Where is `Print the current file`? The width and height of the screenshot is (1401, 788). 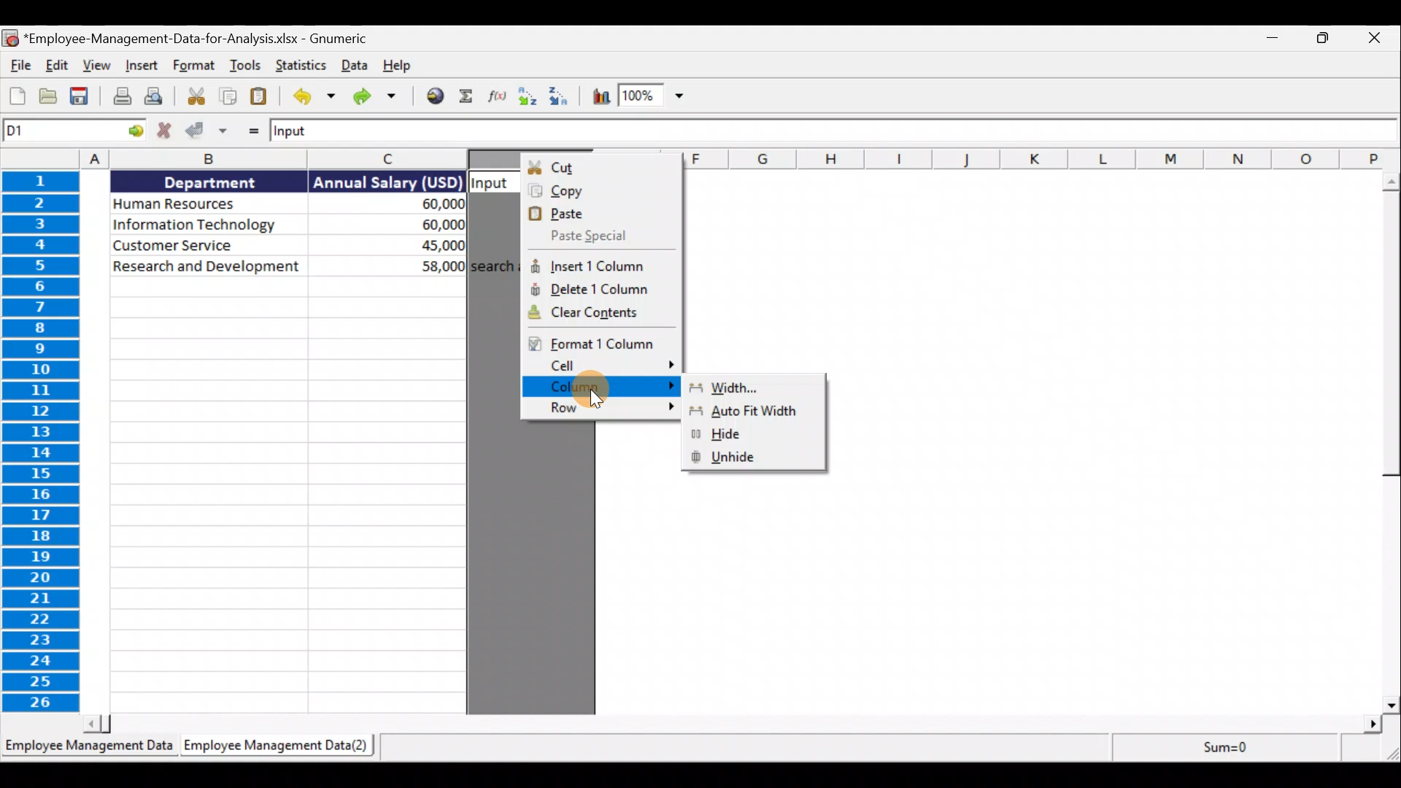 Print the current file is located at coordinates (120, 98).